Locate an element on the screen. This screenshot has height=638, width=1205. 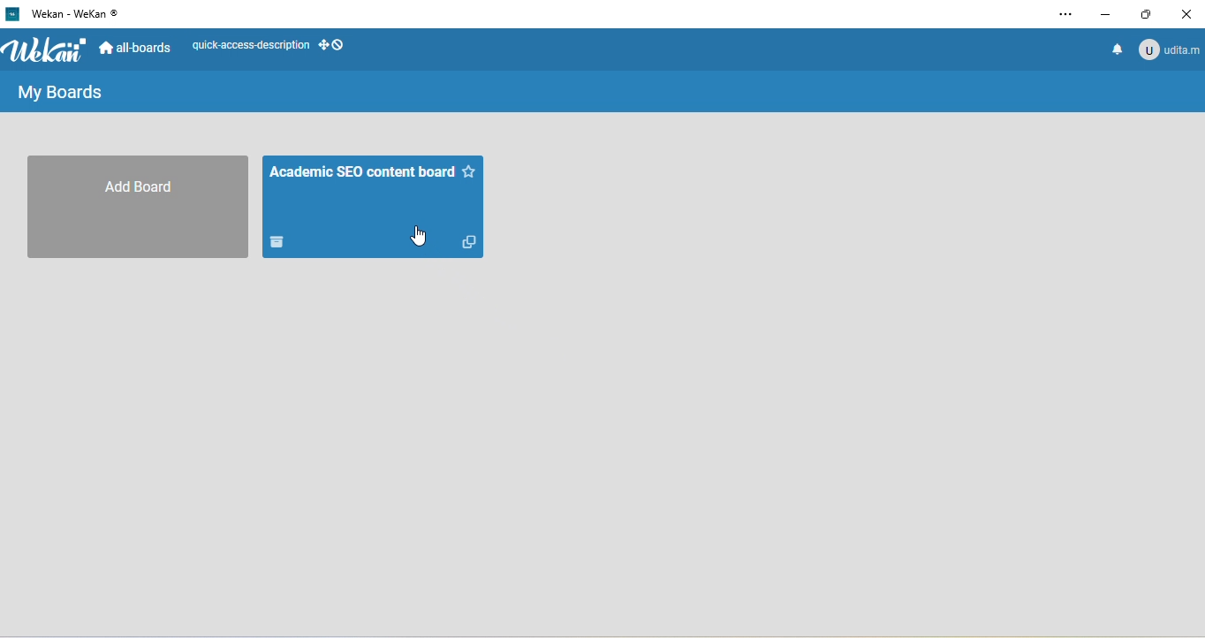
notification is located at coordinates (1113, 53).